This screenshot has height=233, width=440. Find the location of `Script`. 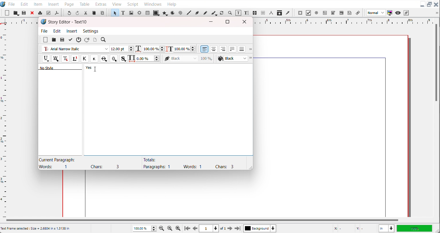

Script is located at coordinates (133, 4).